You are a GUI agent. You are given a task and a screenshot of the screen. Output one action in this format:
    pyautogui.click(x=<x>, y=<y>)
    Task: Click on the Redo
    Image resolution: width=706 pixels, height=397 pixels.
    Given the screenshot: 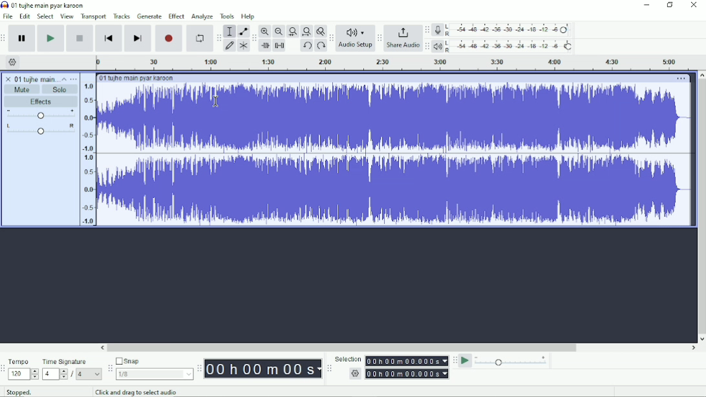 What is the action you would take?
    pyautogui.click(x=321, y=46)
    